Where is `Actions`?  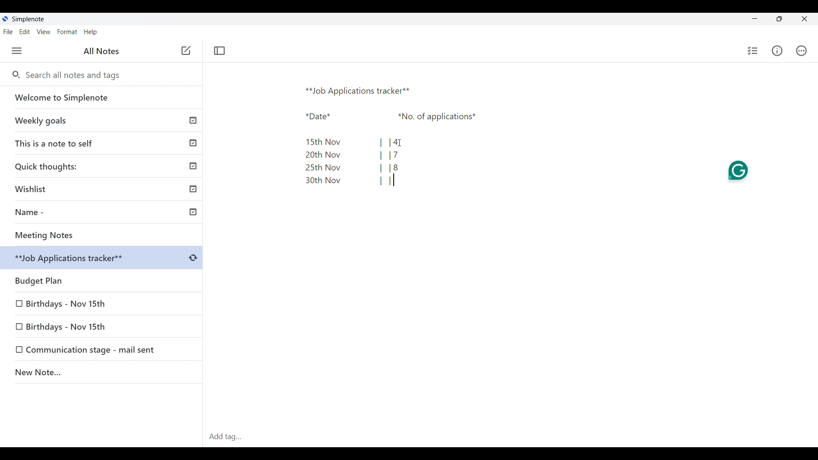
Actions is located at coordinates (801, 51).